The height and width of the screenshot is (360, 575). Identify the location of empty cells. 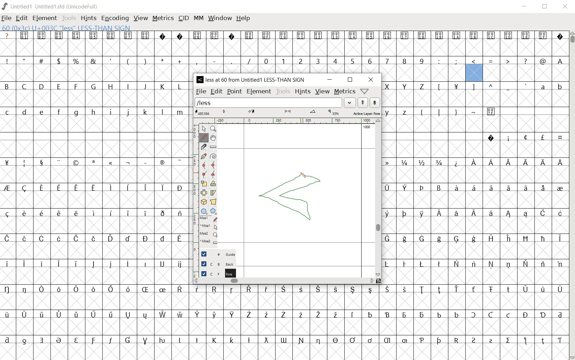
(95, 124).